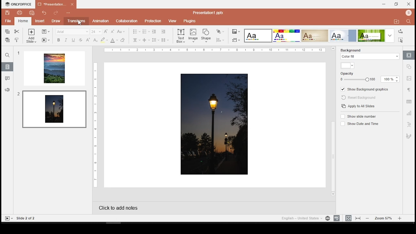  Describe the element at coordinates (146, 32) in the screenshot. I see `numbering` at that location.